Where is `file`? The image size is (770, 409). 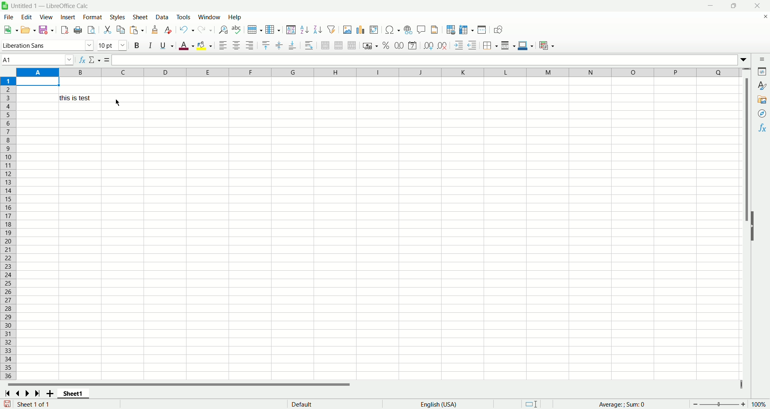
file is located at coordinates (10, 17).